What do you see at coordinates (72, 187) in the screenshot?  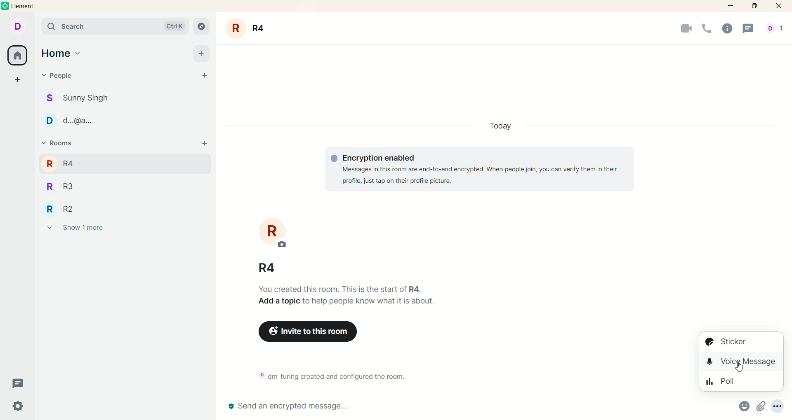 I see `R3` at bounding box center [72, 187].